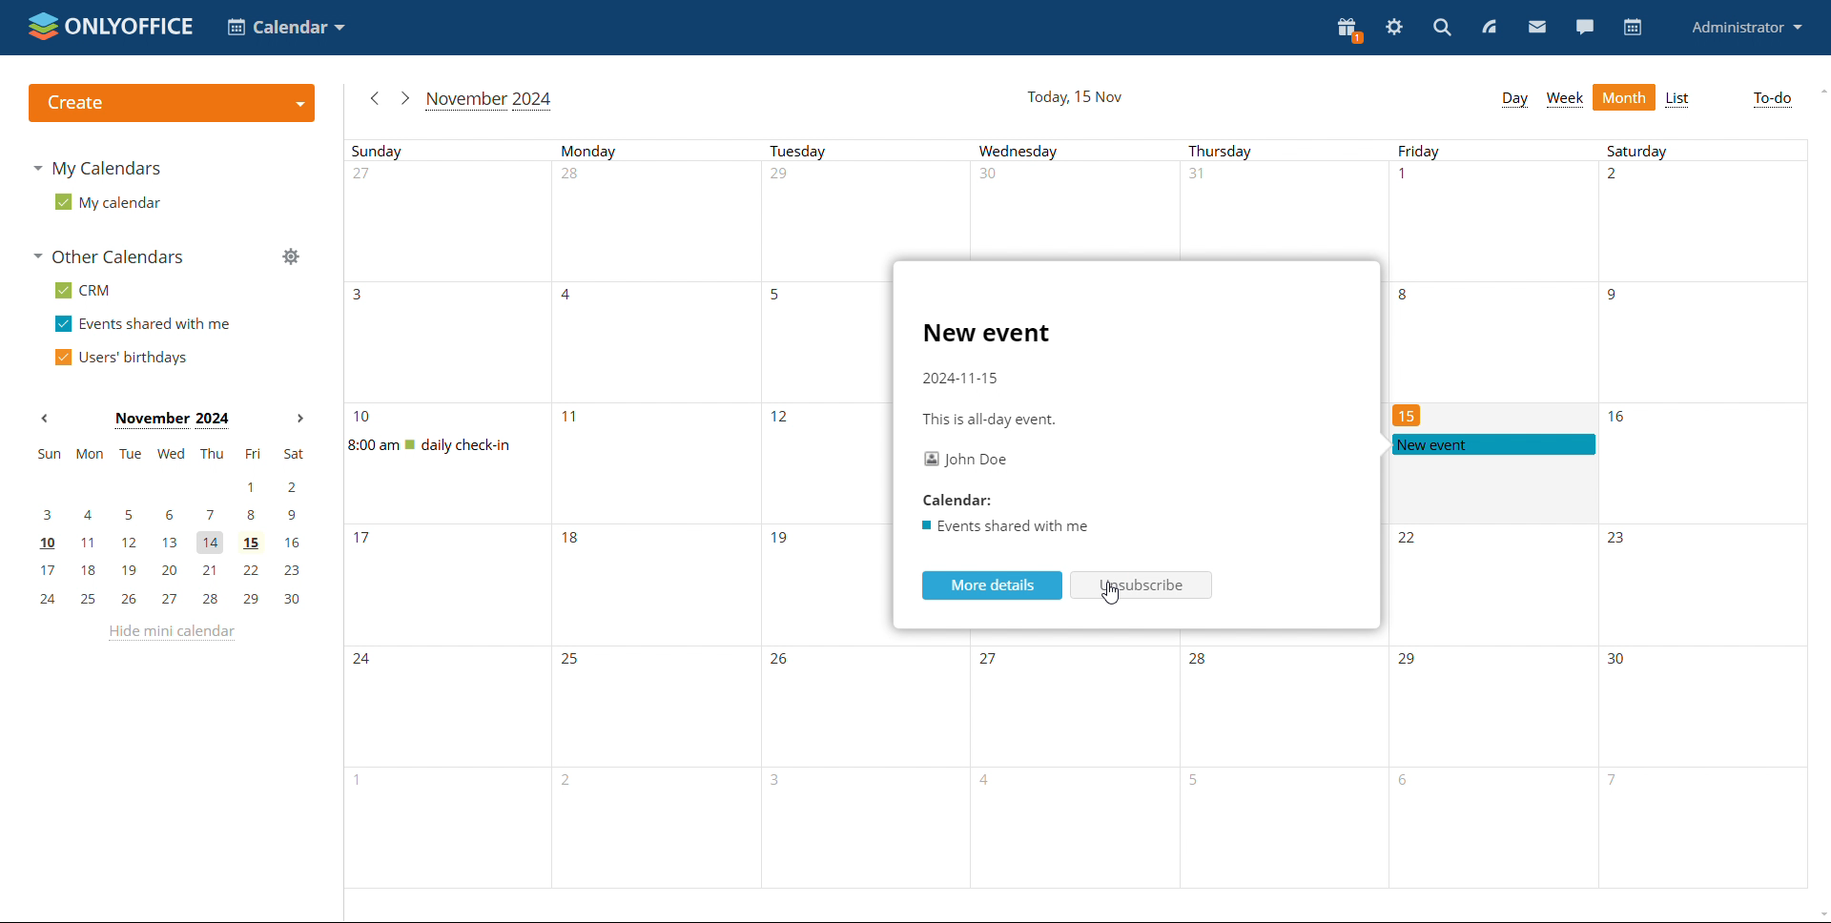  What do you see at coordinates (1282, 151) in the screenshot?
I see `individual day` at bounding box center [1282, 151].